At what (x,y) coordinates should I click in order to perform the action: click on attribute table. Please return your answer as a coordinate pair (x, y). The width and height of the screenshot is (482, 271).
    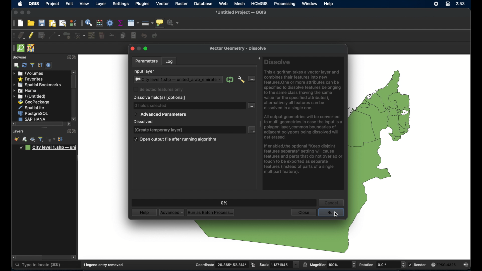
    Looking at the image, I should click on (81, 23).